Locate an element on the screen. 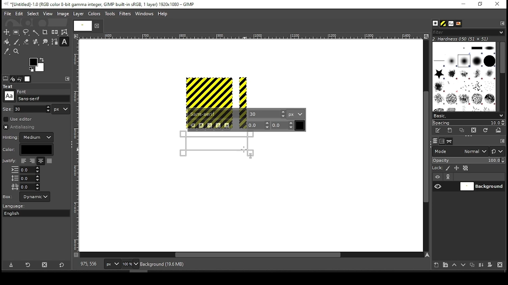  italics is located at coordinates (210, 125).